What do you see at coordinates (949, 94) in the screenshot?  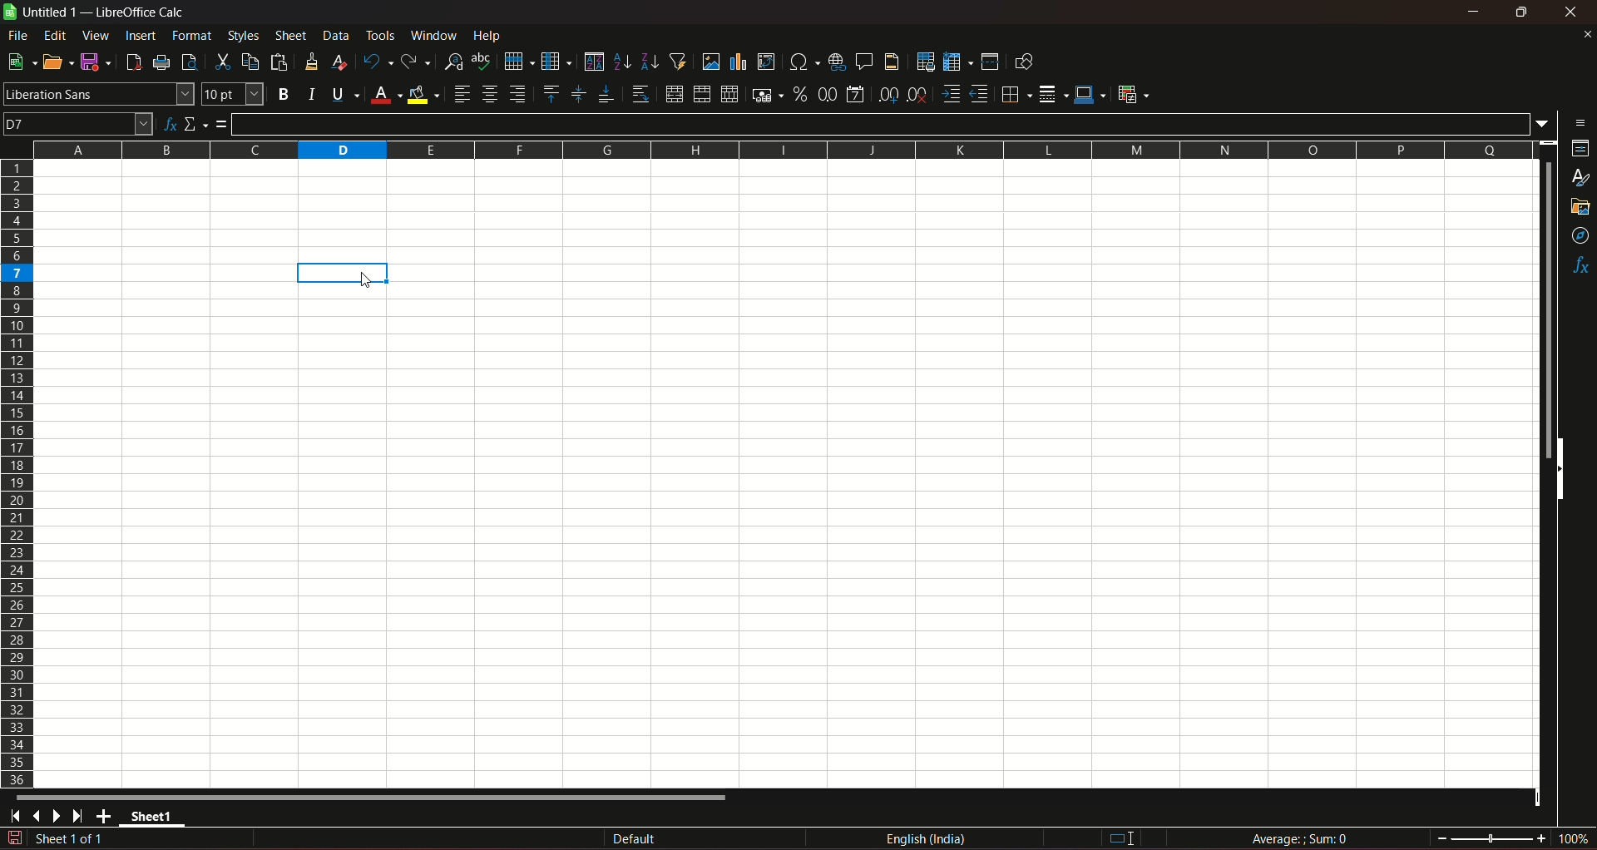 I see `increase indent` at bounding box center [949, 94].